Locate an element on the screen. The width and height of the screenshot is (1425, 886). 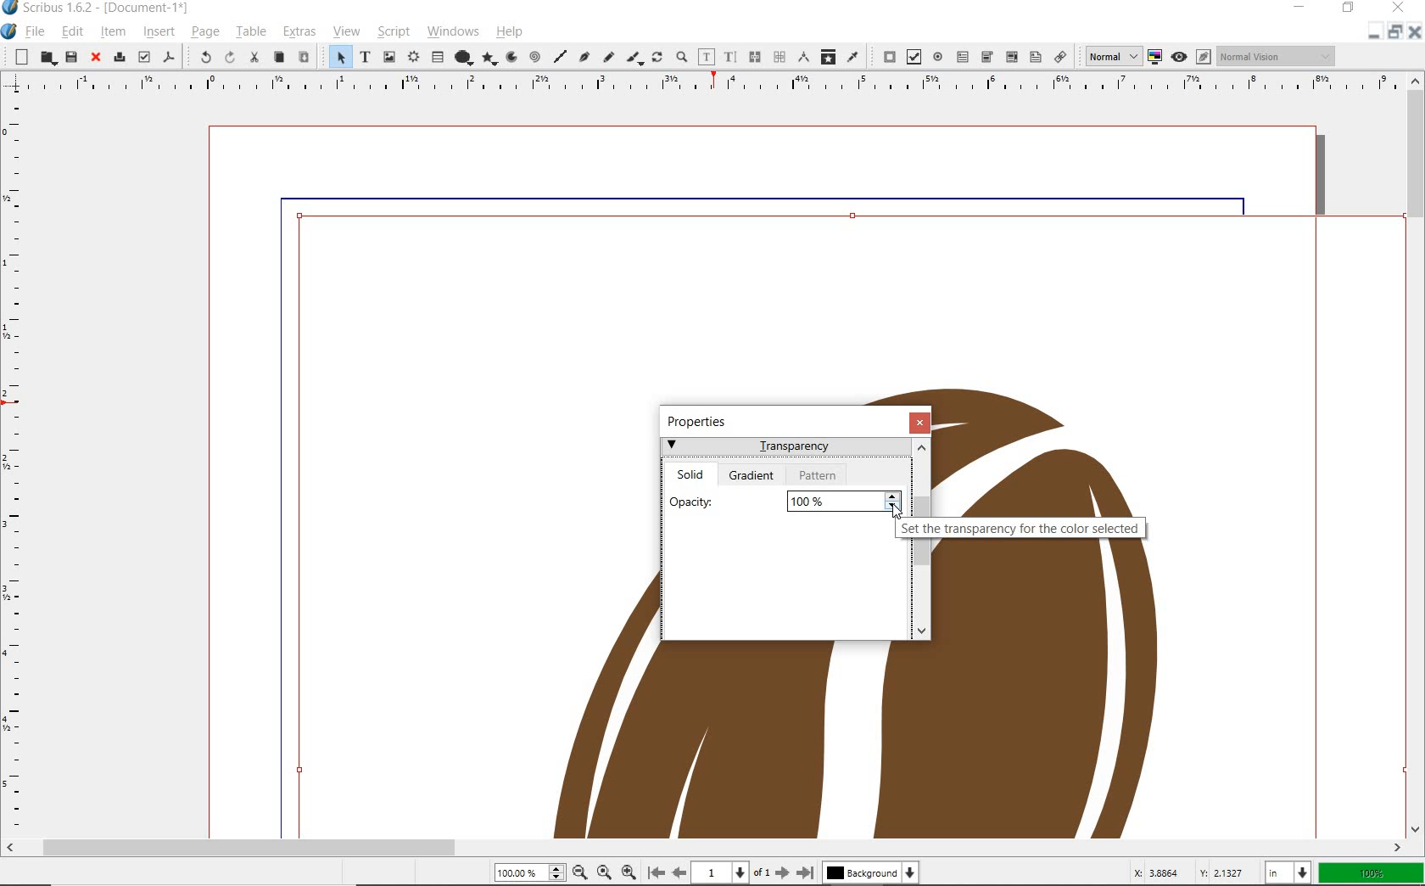
Last Page is located at coordinates (806, 872).